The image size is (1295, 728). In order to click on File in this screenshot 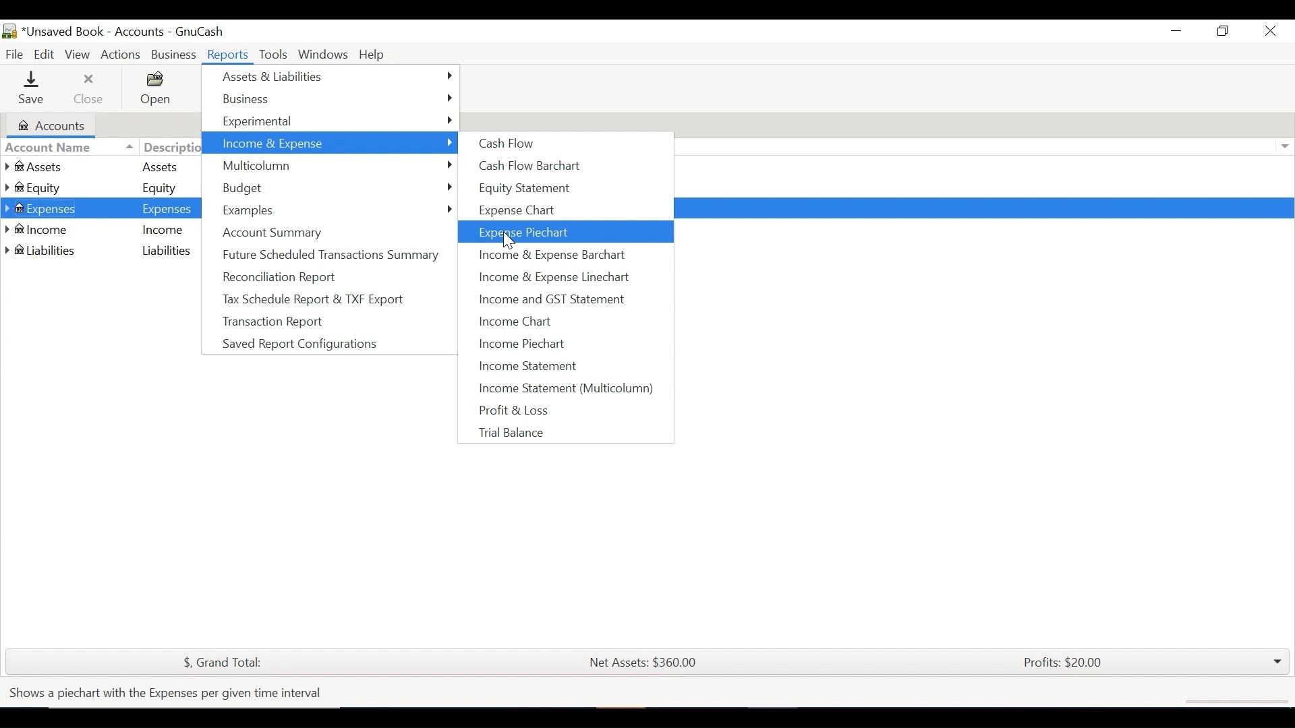, I will do `click(13, 53)`.